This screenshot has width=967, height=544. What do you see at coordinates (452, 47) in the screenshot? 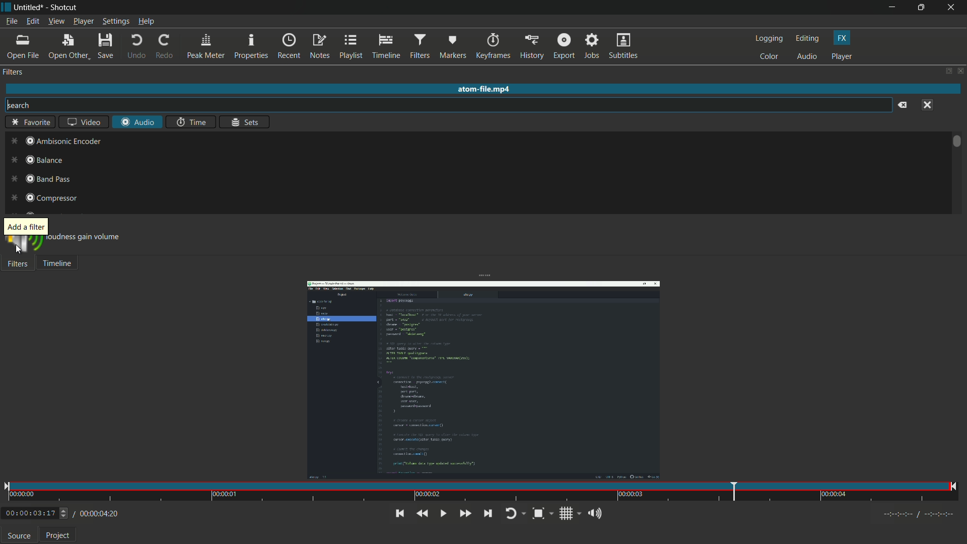
I see `markers` at bounding box center [452, 47].